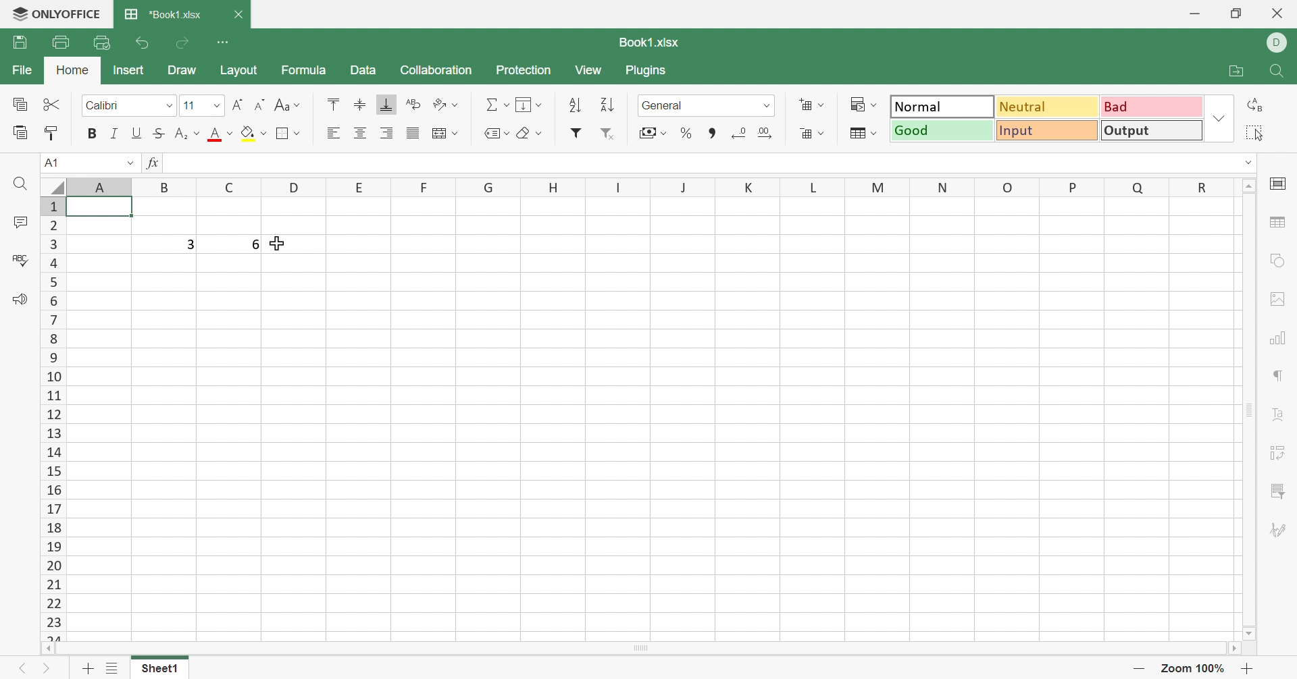 The width and height of the screenshot is (1297, 679). Describe the element at coordinates (531, 132) in the screenshot. I see `Clear` at that location.